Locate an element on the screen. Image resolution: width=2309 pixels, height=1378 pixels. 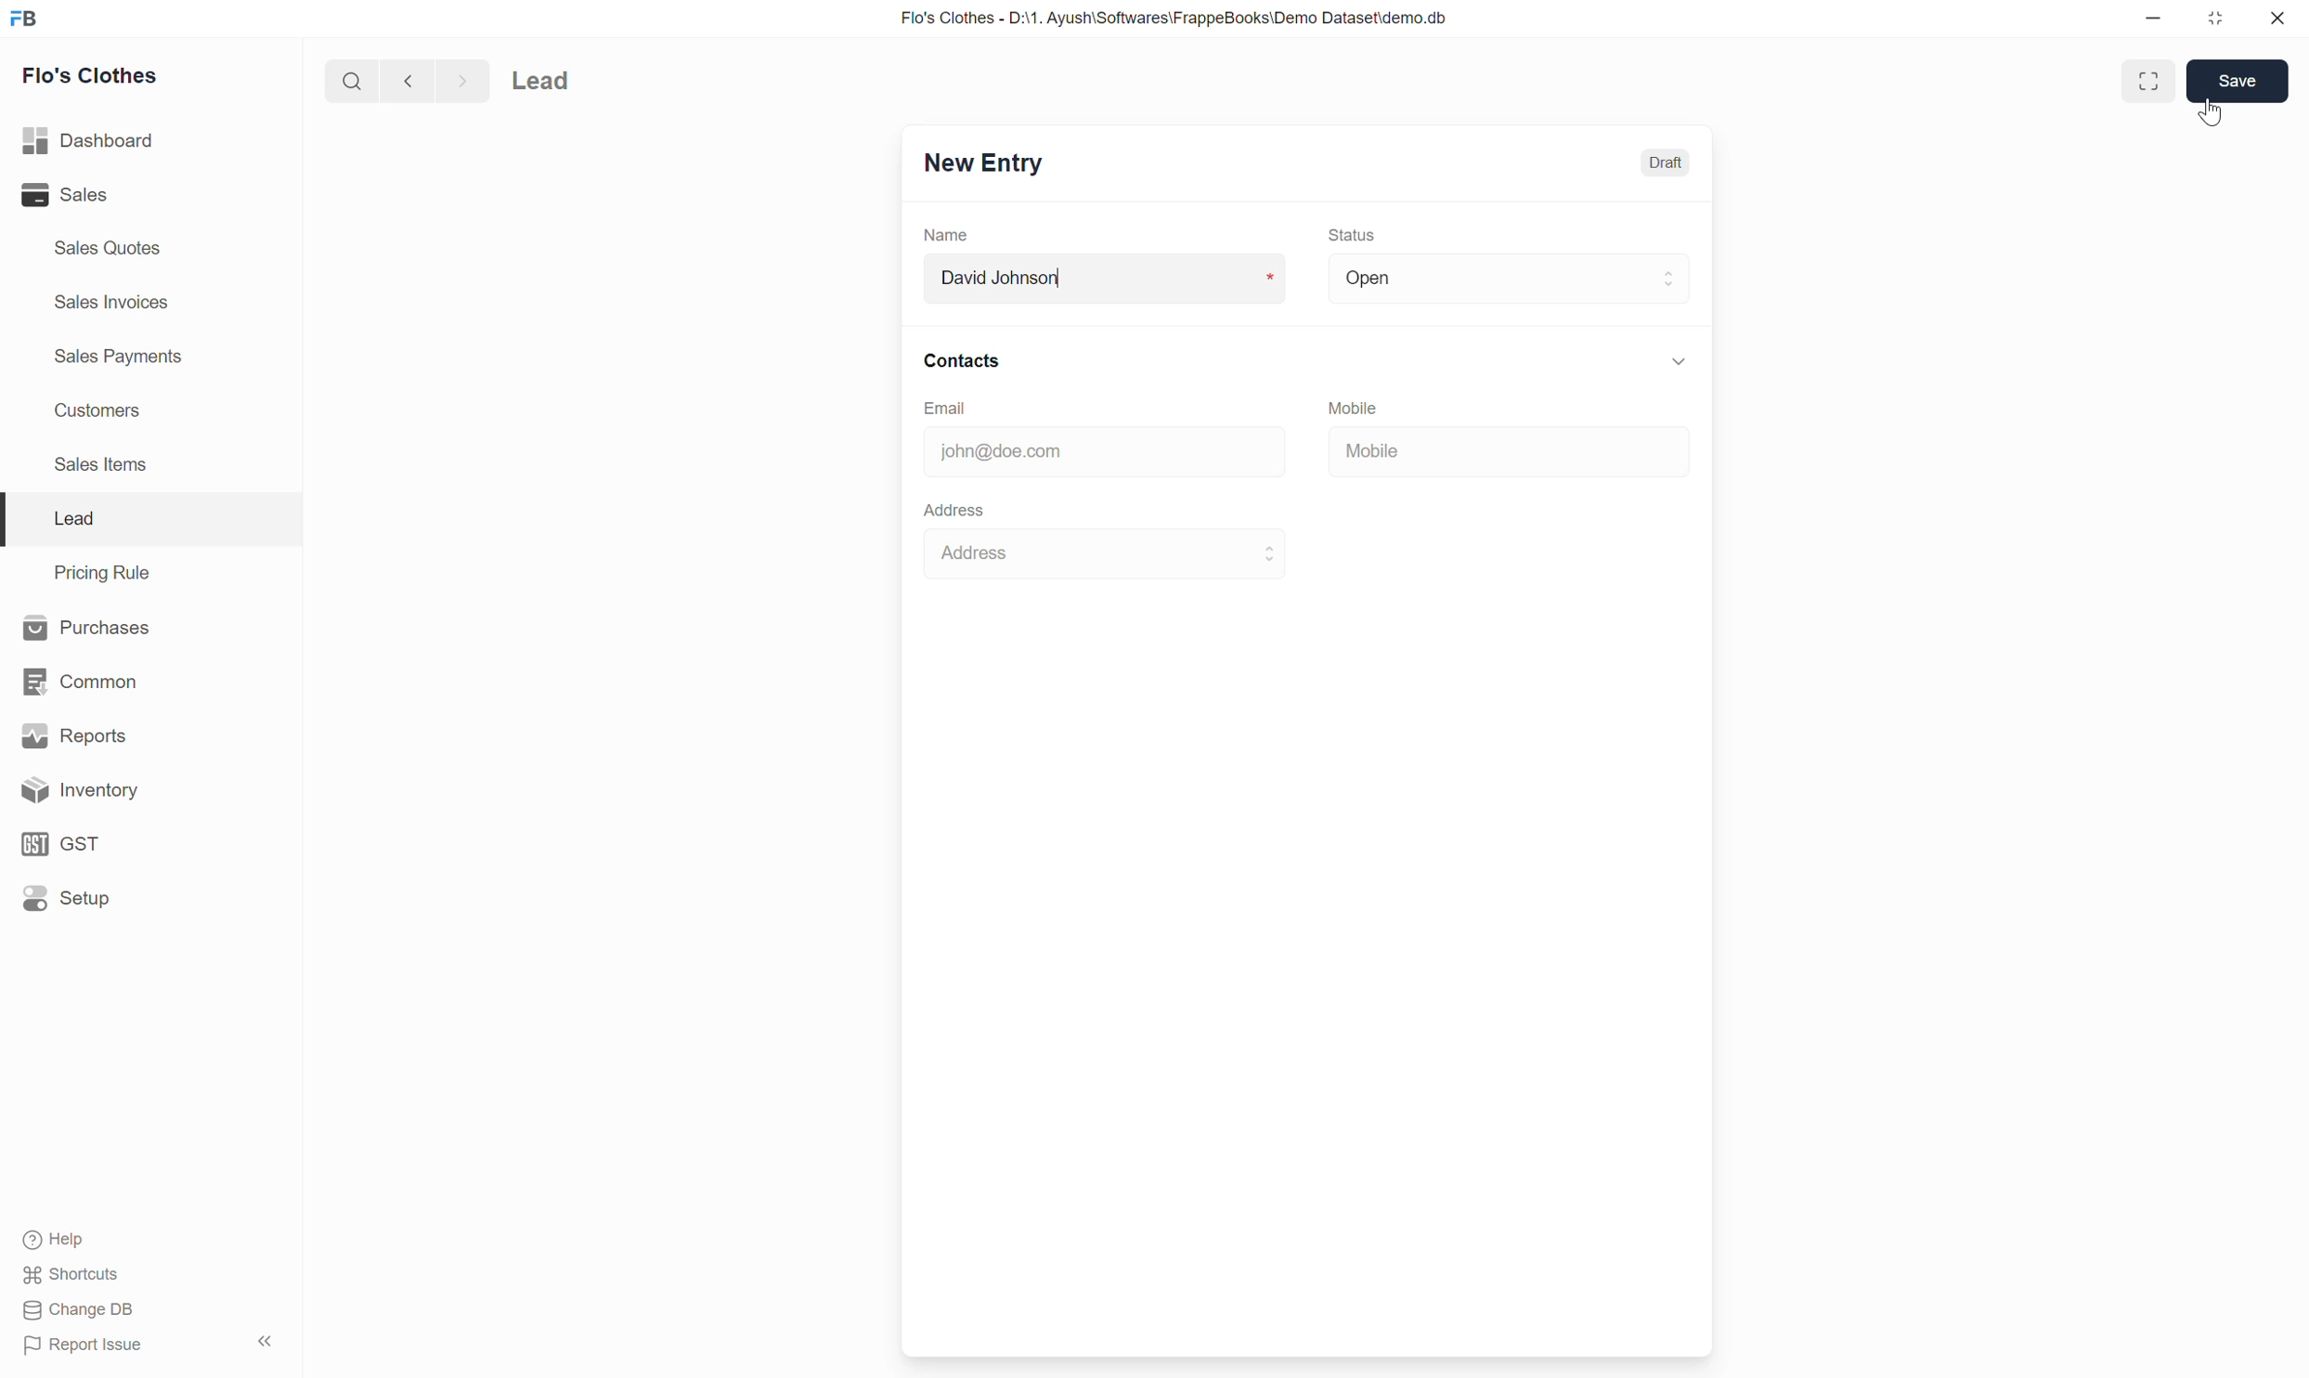
Customers is located at coordinates (108, 411).